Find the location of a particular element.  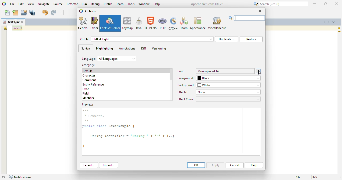

*/ is located at coordinates (87, 121).